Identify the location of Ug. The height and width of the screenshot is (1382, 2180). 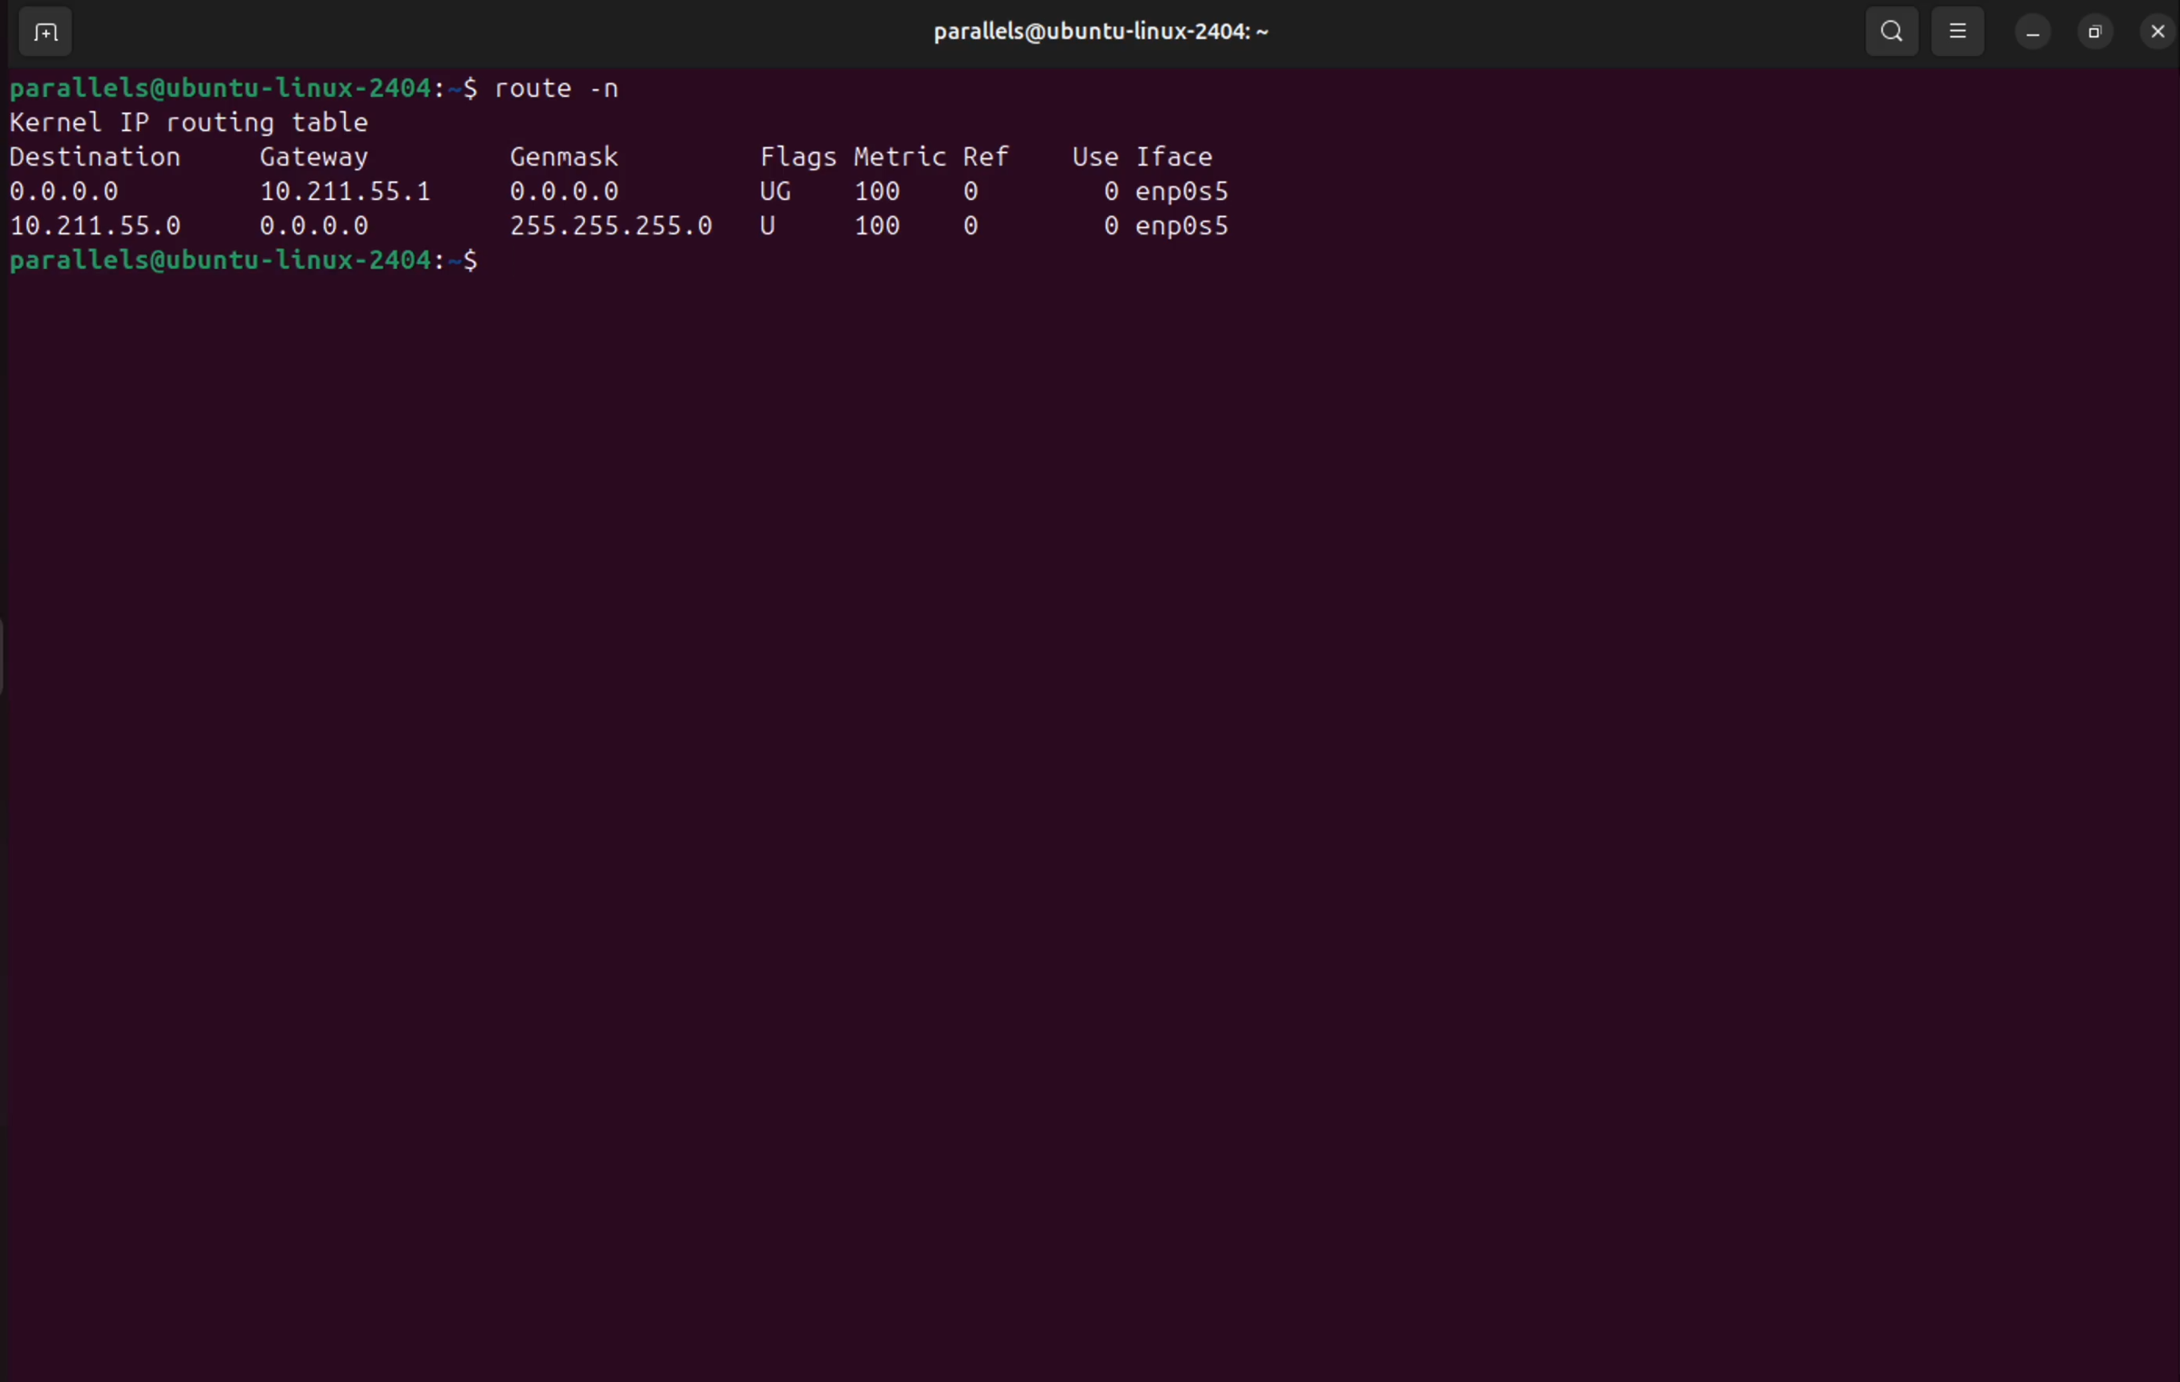
(779, 195).